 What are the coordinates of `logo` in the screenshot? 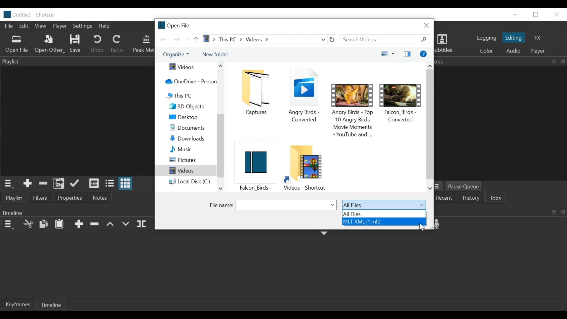 It's located at (7, 14).